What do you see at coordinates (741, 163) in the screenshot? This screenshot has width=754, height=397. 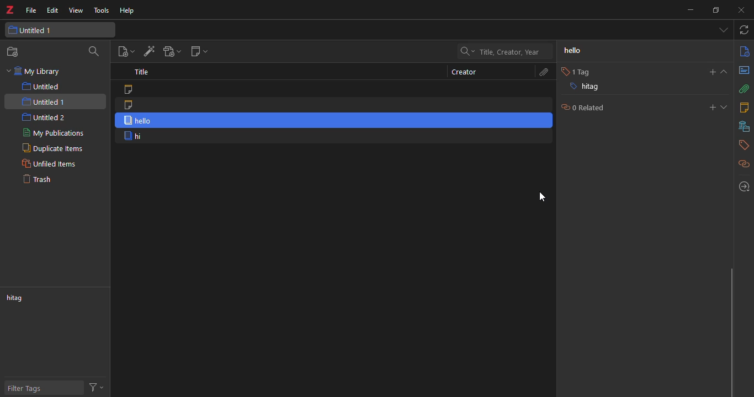 I see `related` at bounding box center [741, 163].